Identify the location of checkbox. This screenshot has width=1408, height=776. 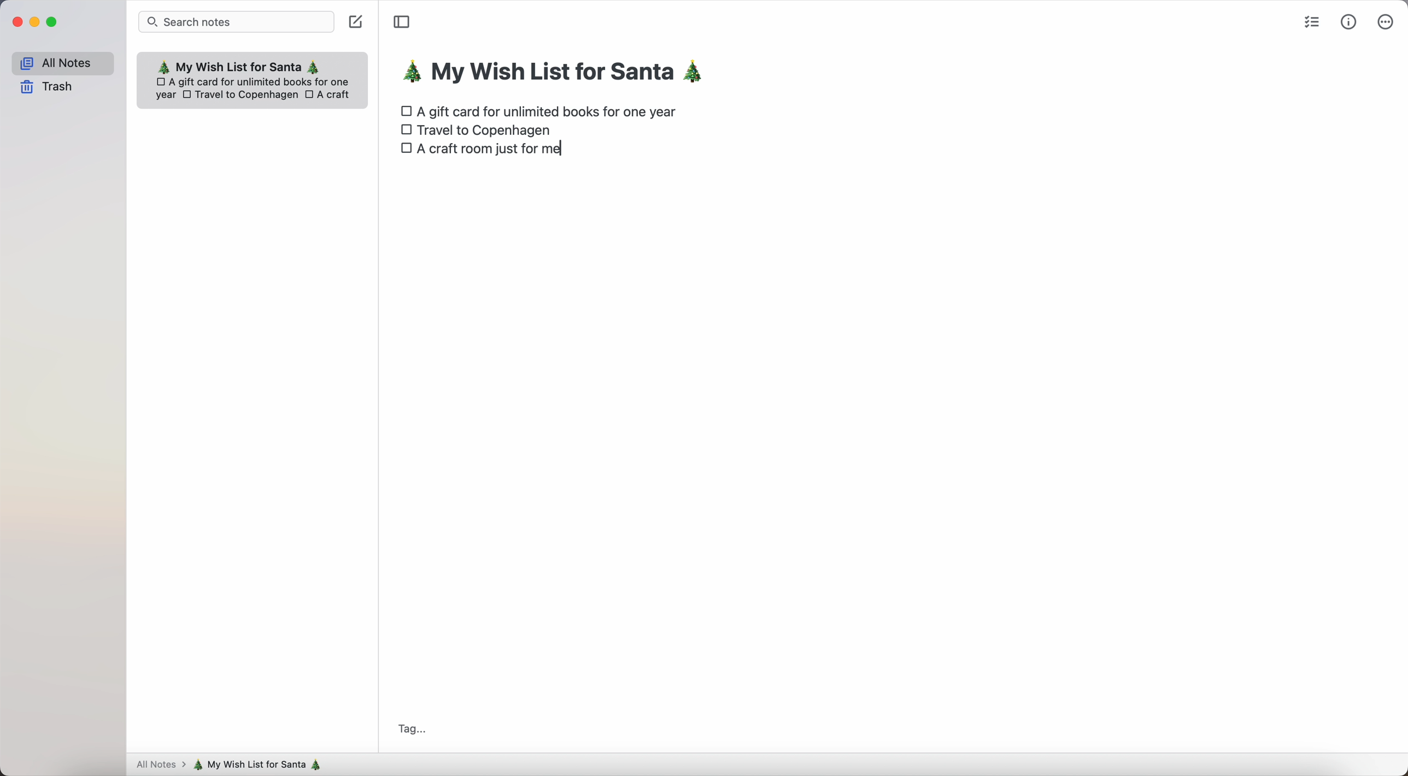
(404, 109).